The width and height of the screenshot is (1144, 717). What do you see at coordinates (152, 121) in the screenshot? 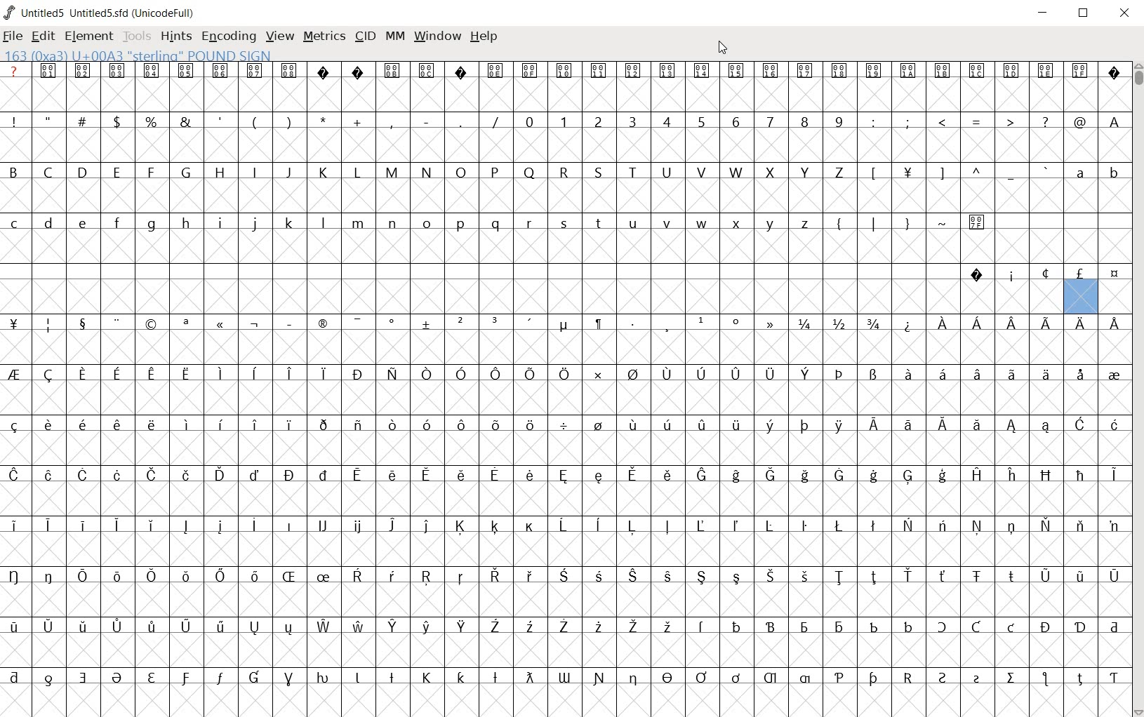
I see `%` at bounding box center [152, 121].